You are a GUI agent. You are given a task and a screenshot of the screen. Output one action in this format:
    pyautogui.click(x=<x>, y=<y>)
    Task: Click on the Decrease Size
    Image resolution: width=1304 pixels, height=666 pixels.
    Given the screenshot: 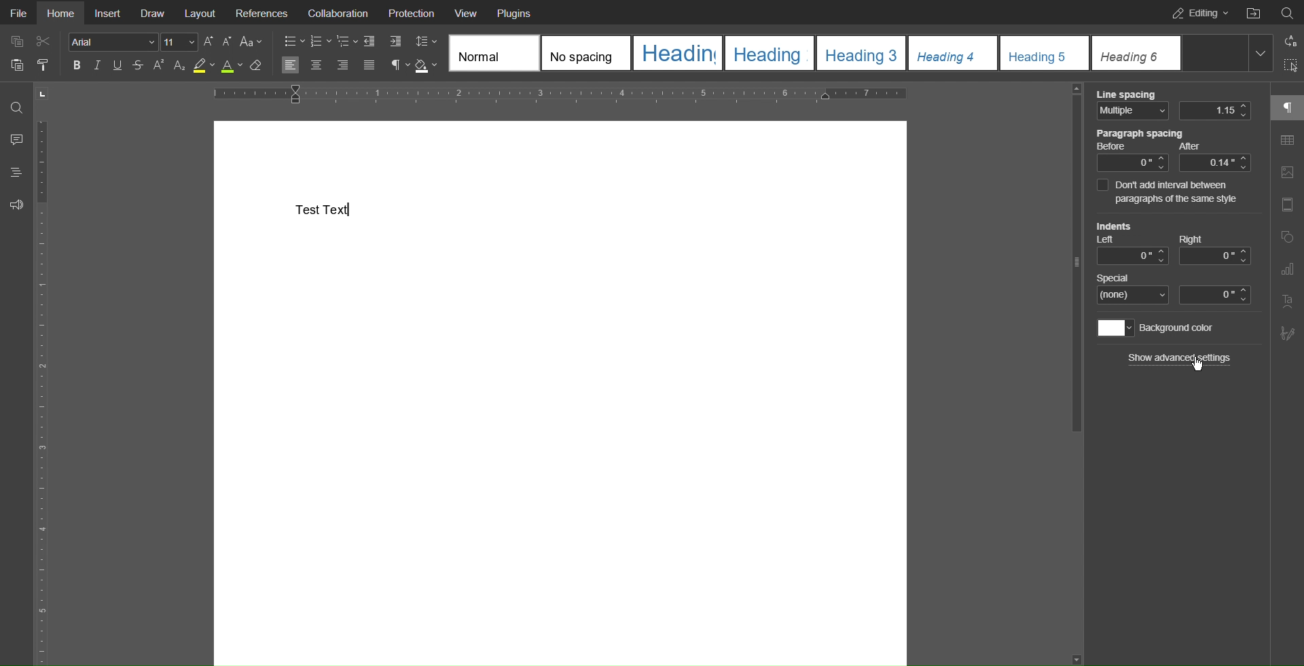 What is the action you would take?
    pyautogui.click(x=227, y=41)
    